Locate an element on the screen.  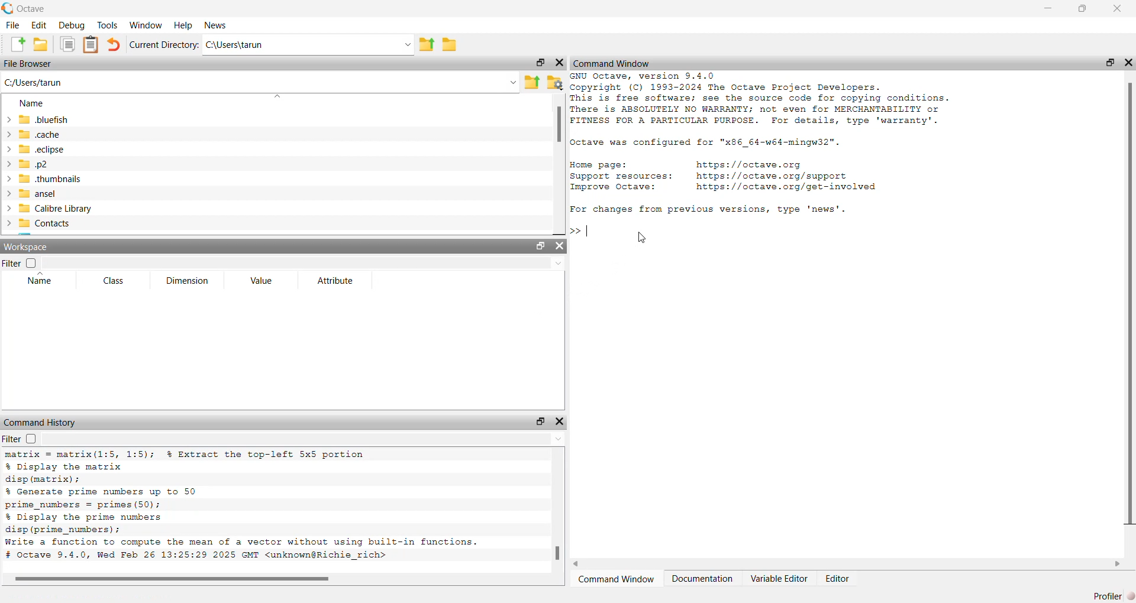
C;/Users/tarun is located at coordinates (34, 83).